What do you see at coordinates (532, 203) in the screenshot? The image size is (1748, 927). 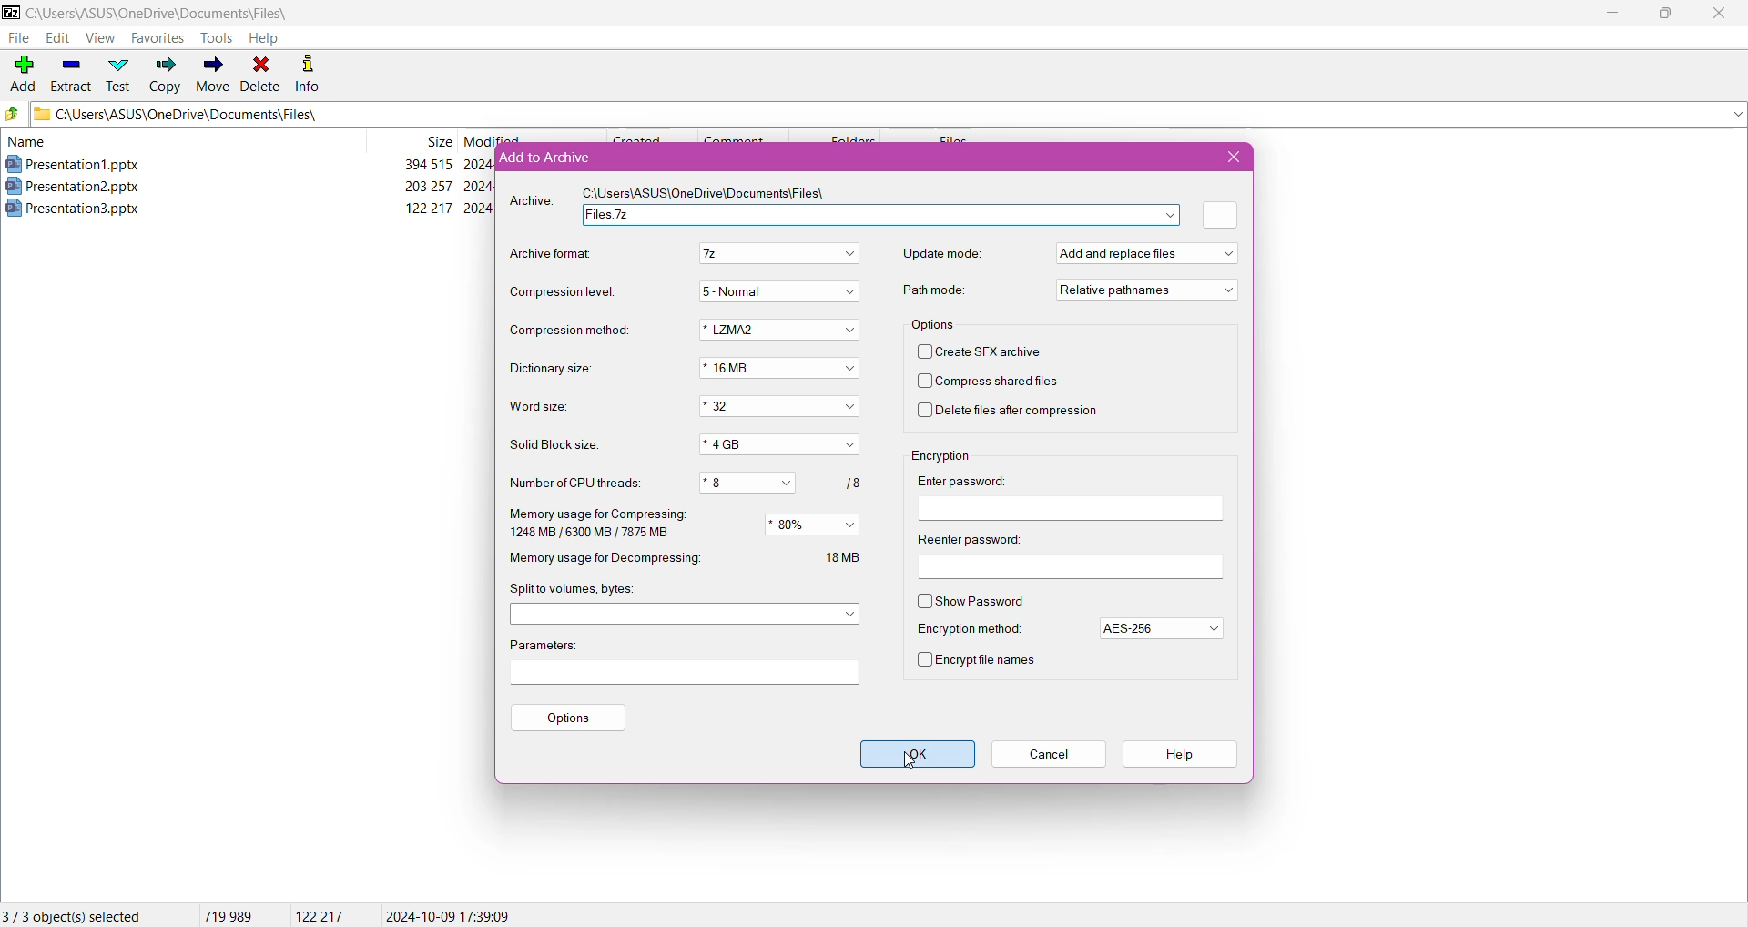 I see `Archive` at bounding box center [532, 203].